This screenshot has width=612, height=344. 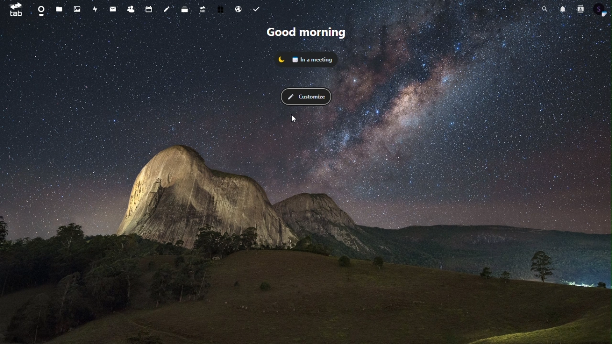 What do you see at coordinates (40, 10) in the screenshot?
I see `dashboard` at bounding box center [40, 10].